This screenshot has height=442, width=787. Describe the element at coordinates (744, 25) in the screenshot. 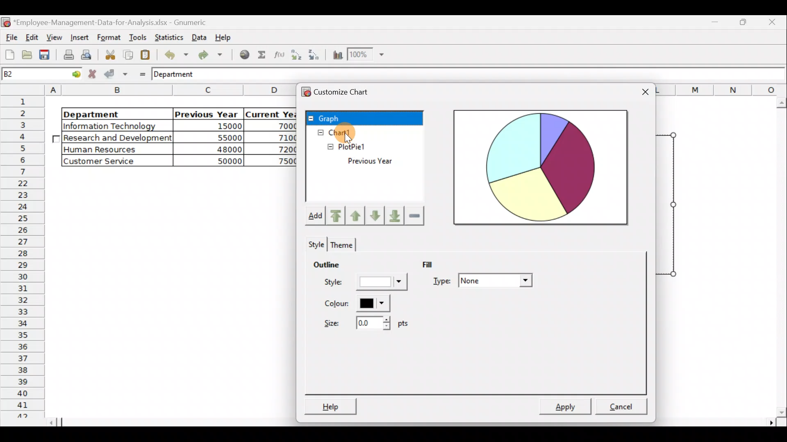

I see `Minimize` at that location.